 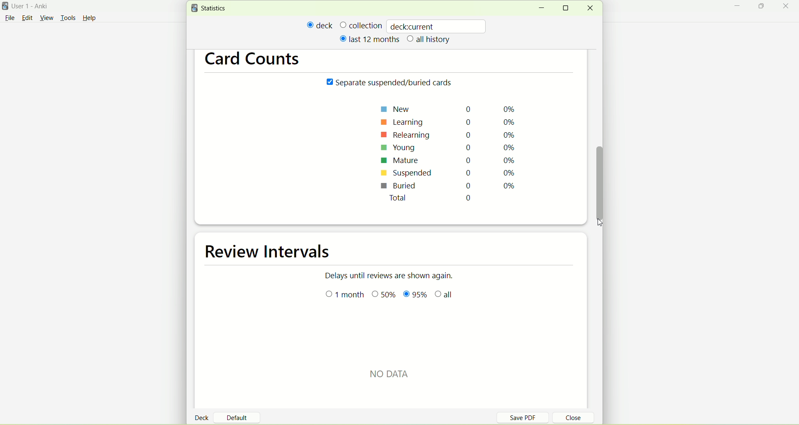 What do you see at coordinates (385, 295) in the screenshot?
I see `0%` at bounding box center [385, 295].